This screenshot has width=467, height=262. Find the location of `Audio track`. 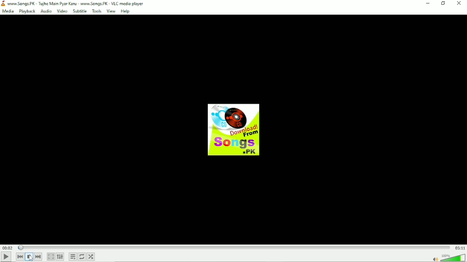

Audio track is located at coordinates (233, 129).